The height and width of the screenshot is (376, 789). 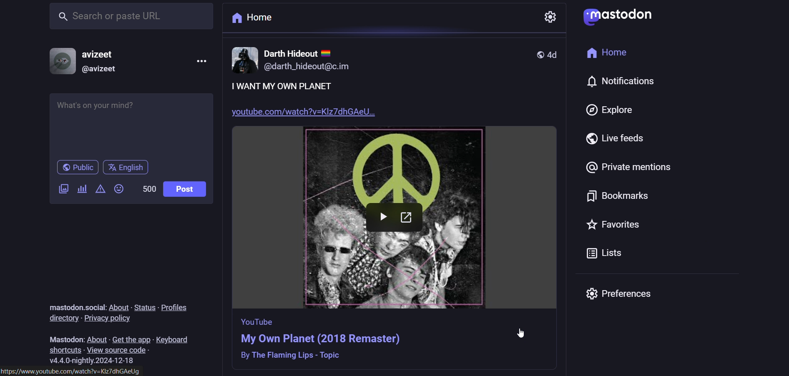 What do you see at coordinates (62, 318) in the screenshot?
I see `directory` at bounding box center [62, 318].